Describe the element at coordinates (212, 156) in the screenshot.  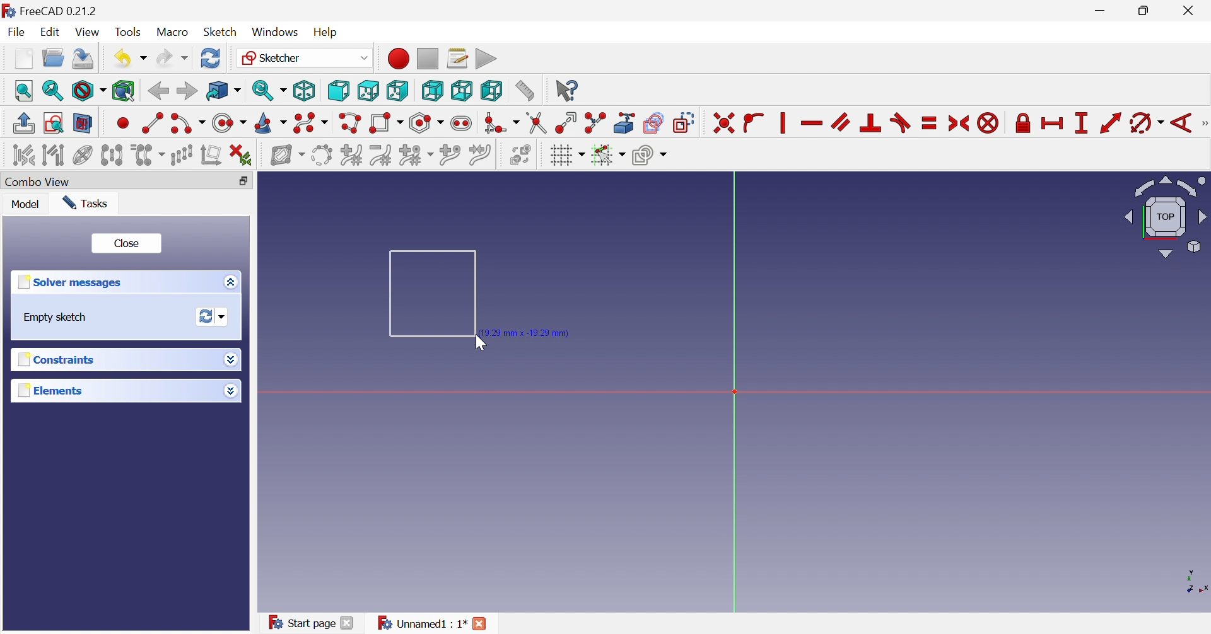
I see `Remove axes alignment` at that location.